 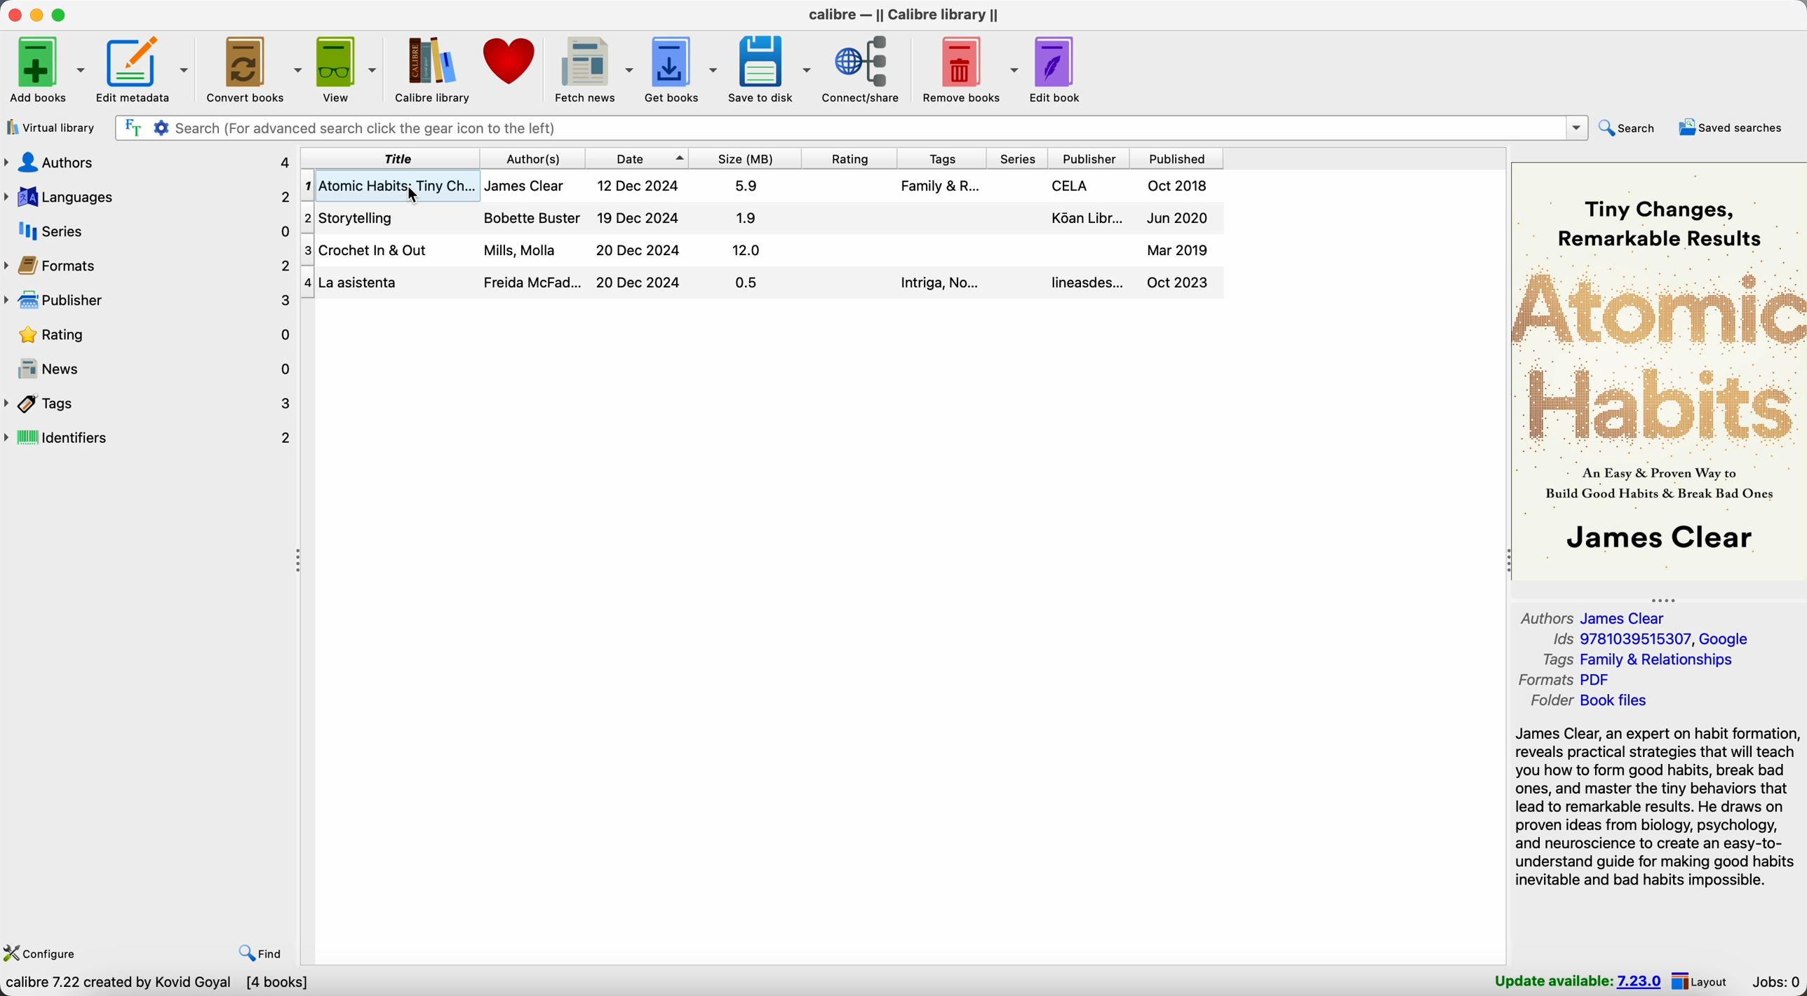 I want to click on convert books, so click(x=256, y=69).